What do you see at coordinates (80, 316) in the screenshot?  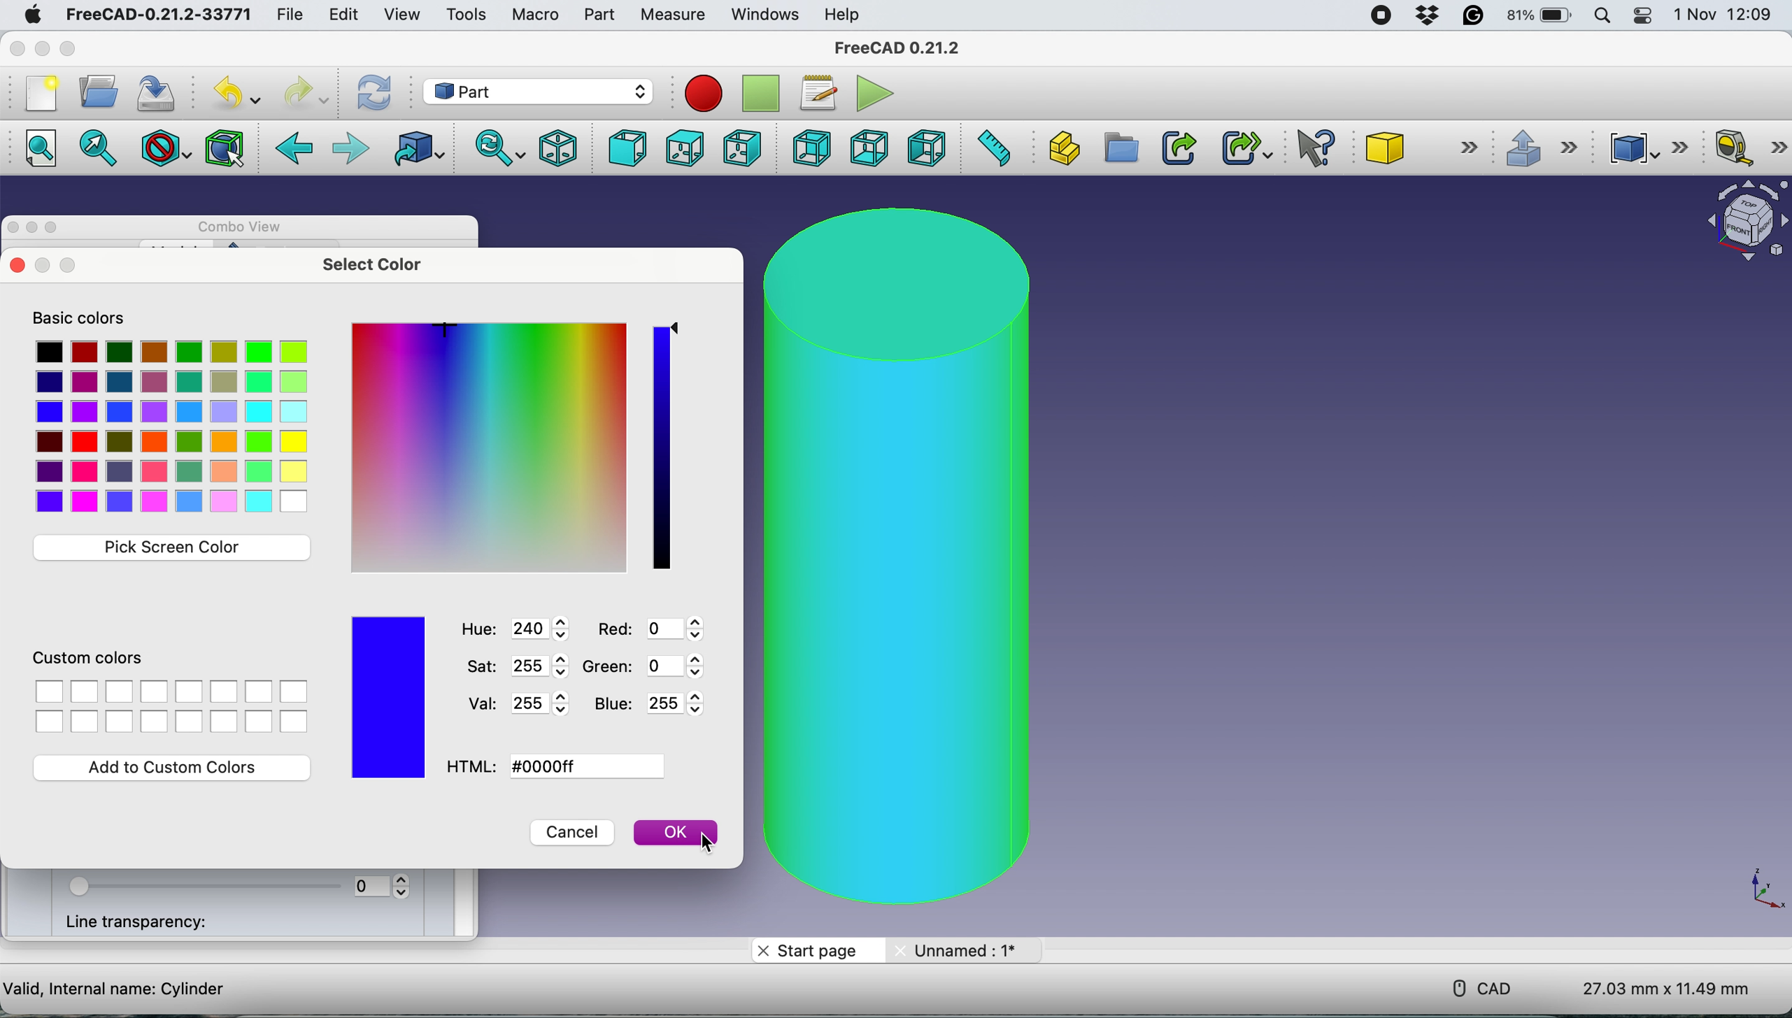 I see `basic colors` at bounding box center [80, 316].